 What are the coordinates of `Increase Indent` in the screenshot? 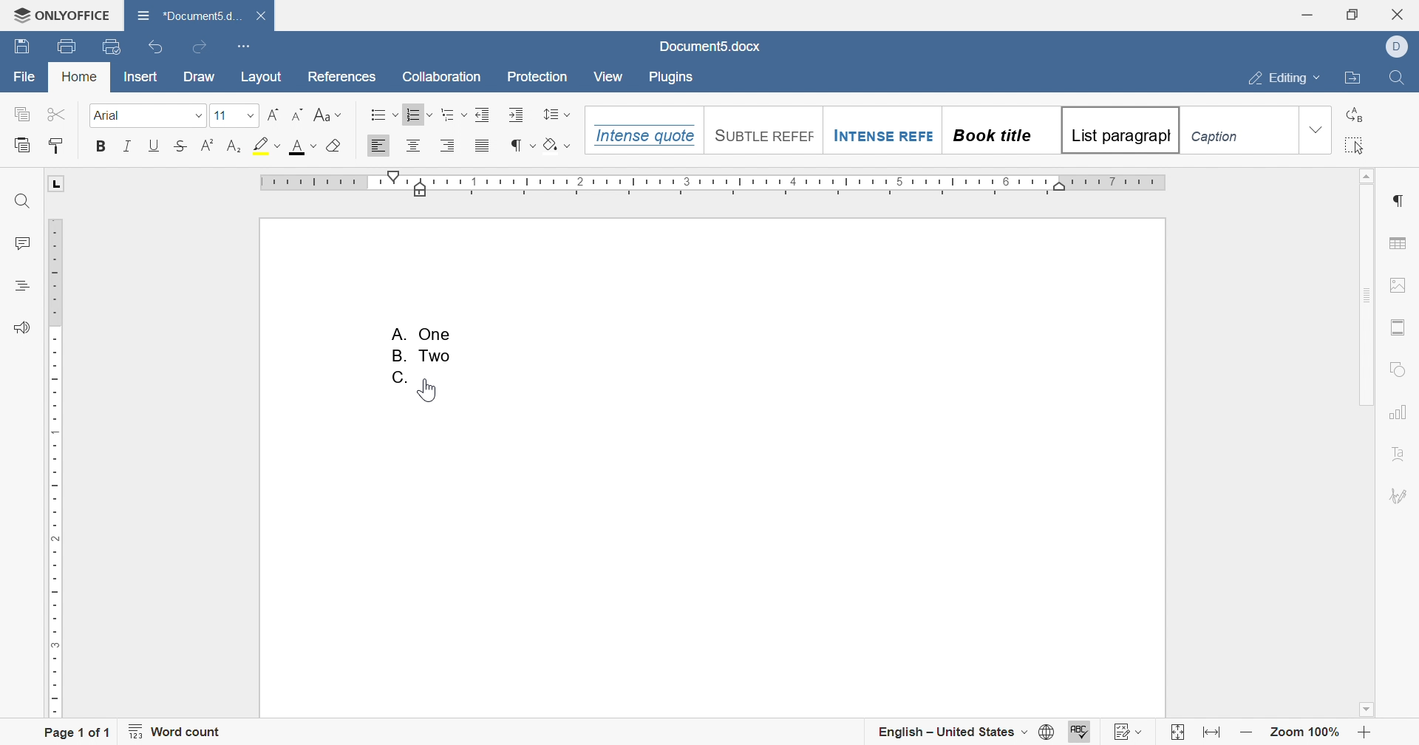 It's located at (482, 114).